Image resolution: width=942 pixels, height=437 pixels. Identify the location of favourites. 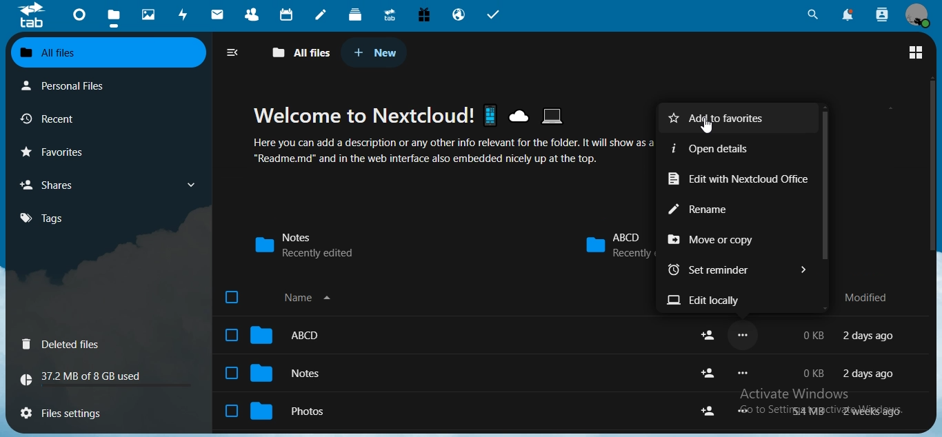
(54, 150).